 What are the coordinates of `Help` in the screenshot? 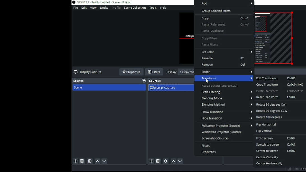 It's located at (163, 8).